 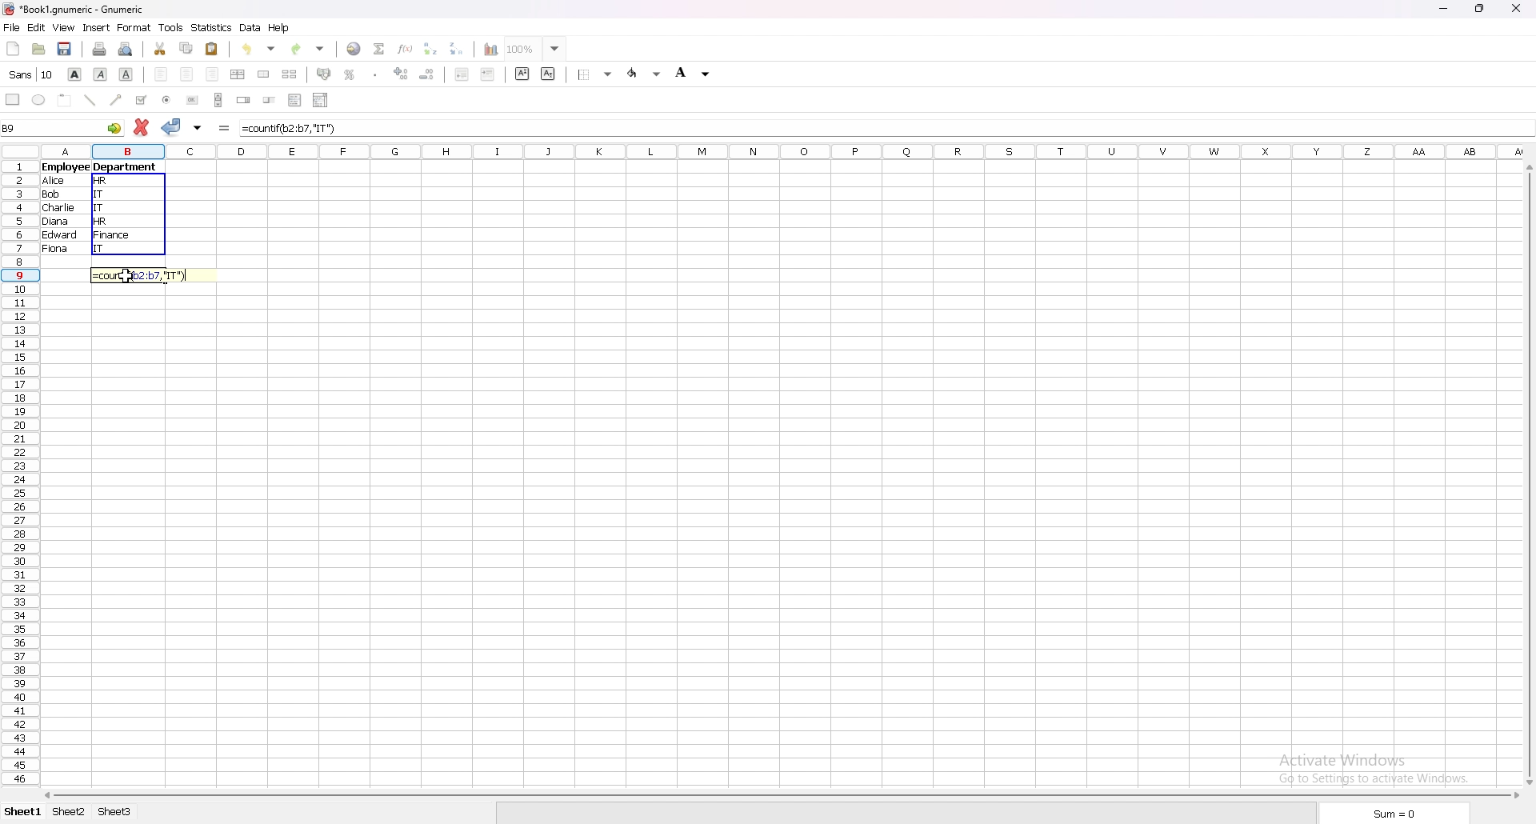 I want to click on selected cell row, so click(x=19, y=470).